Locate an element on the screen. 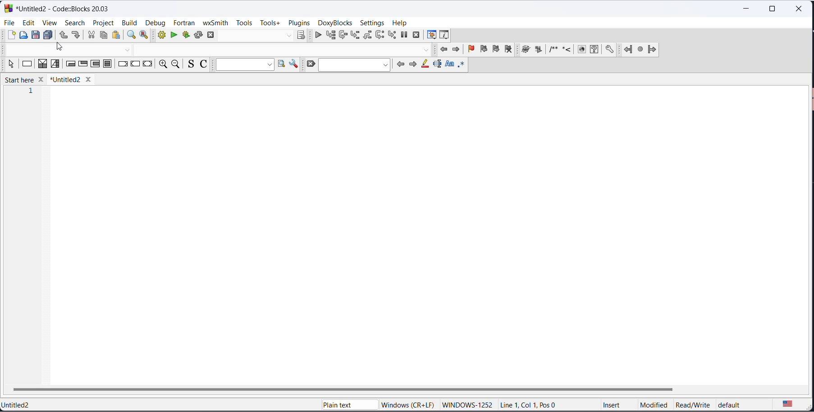  next bookmark is located at coordinates (495, 50).